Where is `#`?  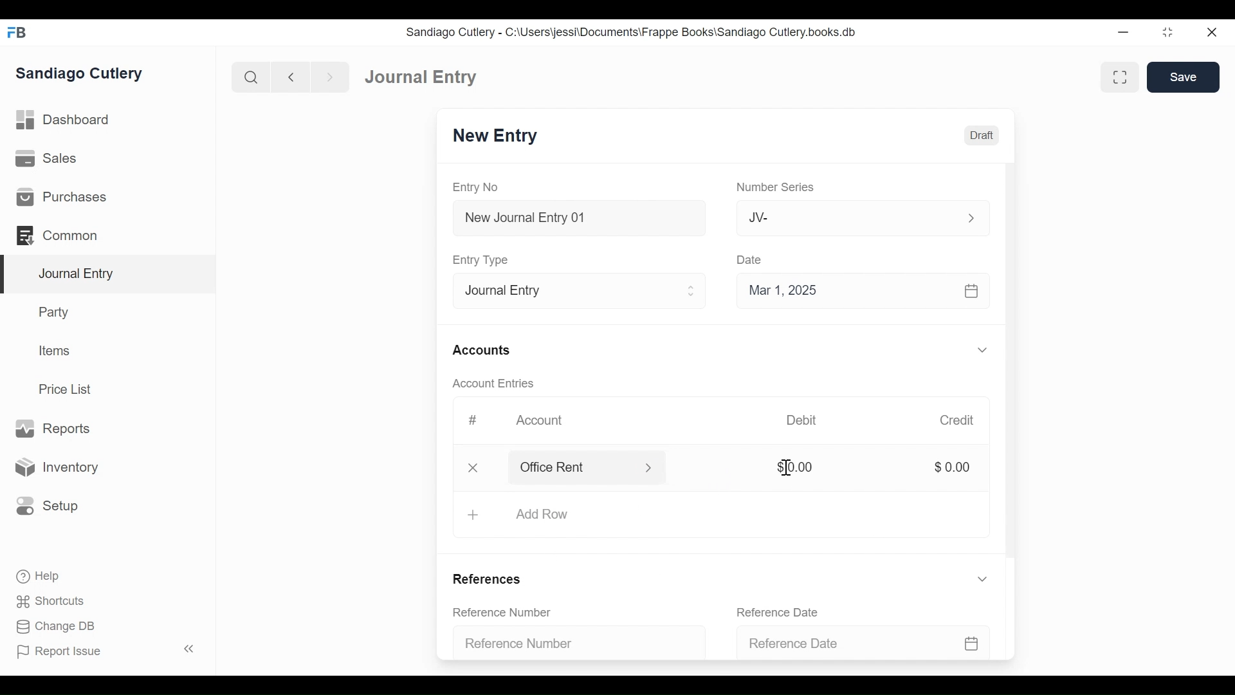
# is located at coordinates (468, 420).